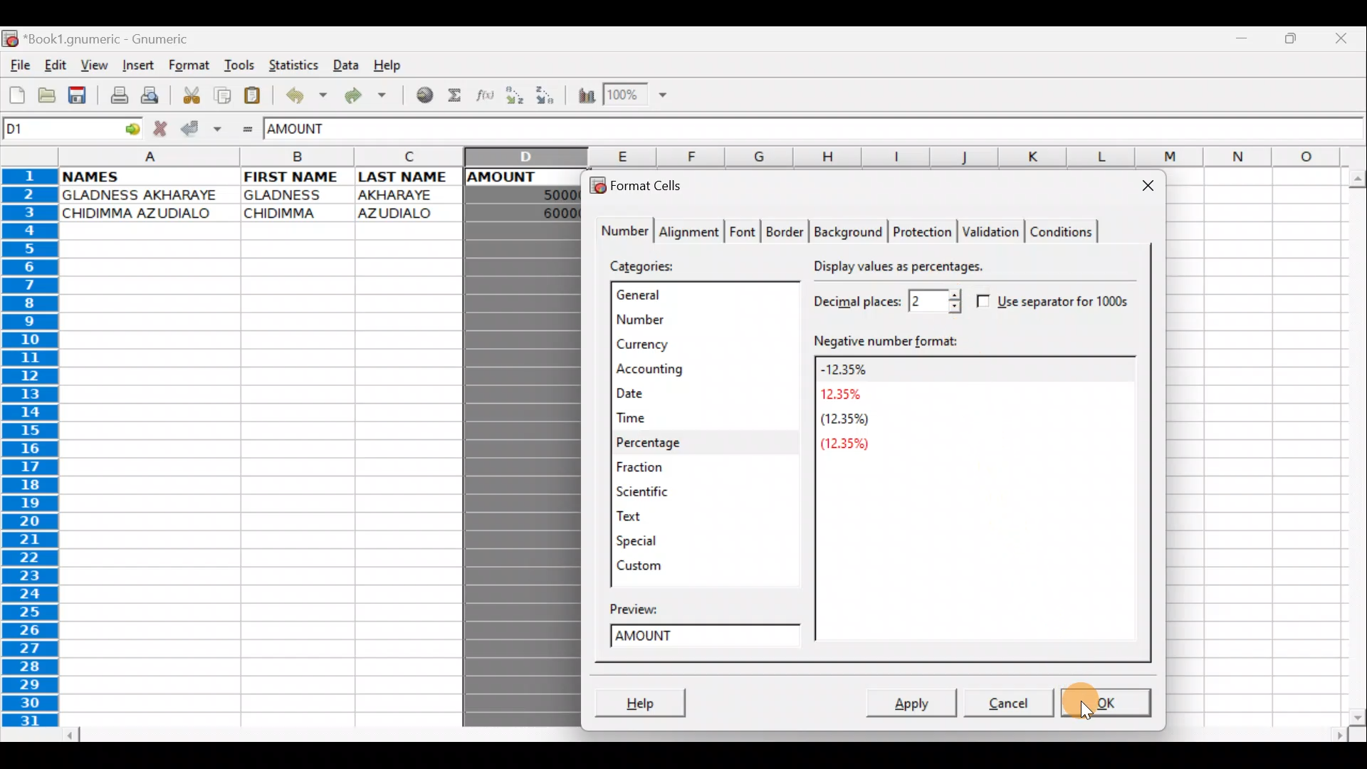 The height and width of the screenshot is (769, 1367). I want to click on Number, so click(691, 317).